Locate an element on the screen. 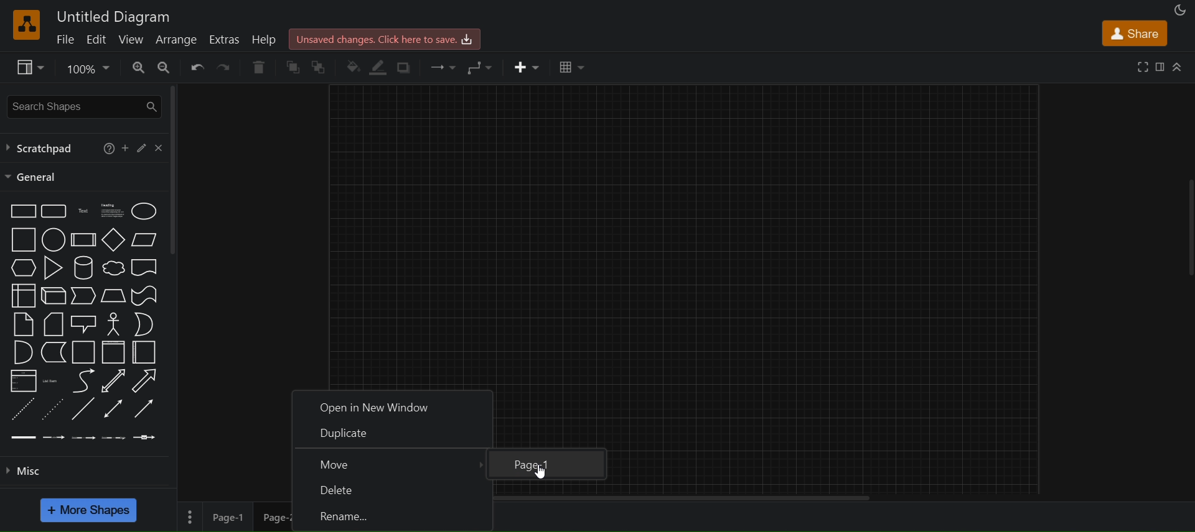 The height and width of the screenshot is (532, 1195). page options is located at coordinates (189, 516).